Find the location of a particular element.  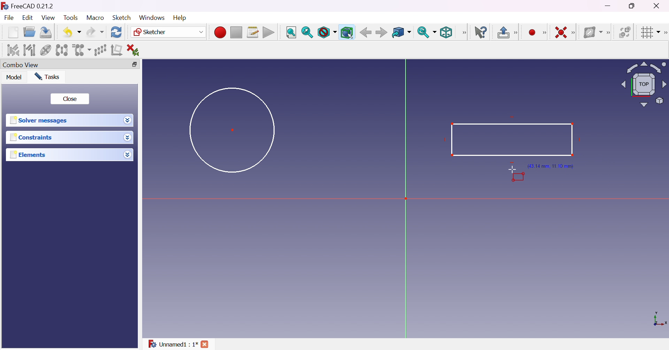

Tasks is located at coordinates (47, 76).